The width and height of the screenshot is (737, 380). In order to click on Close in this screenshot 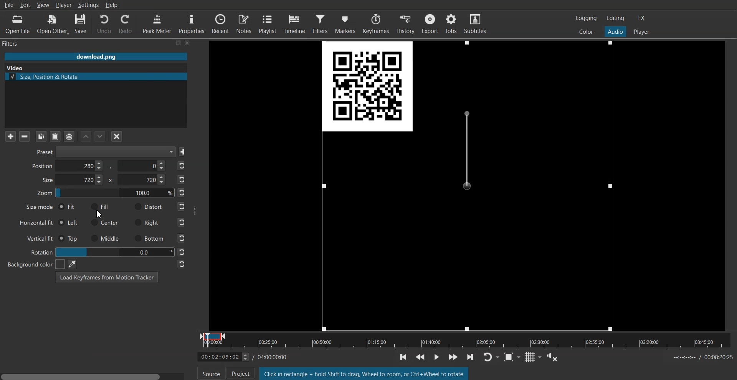, I will do `click(188, 43)`.